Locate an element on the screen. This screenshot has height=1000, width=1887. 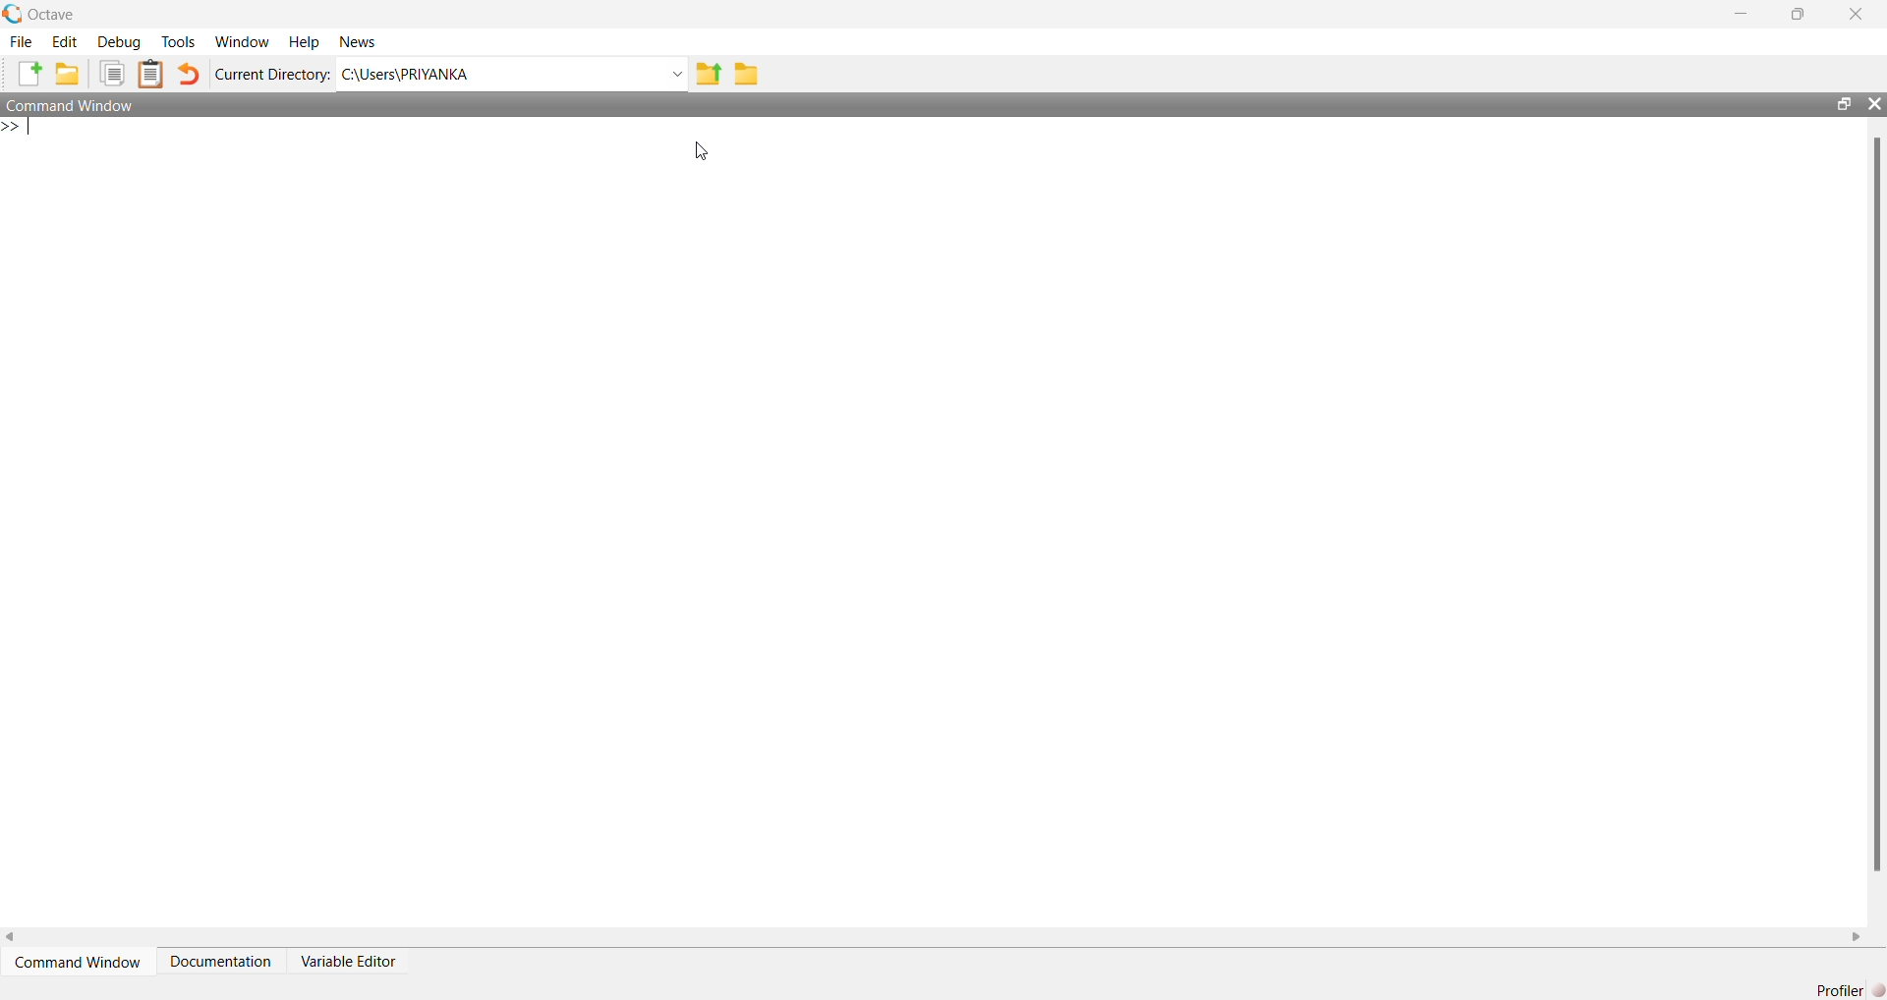
maximize is located at coordinates (1801, 12).